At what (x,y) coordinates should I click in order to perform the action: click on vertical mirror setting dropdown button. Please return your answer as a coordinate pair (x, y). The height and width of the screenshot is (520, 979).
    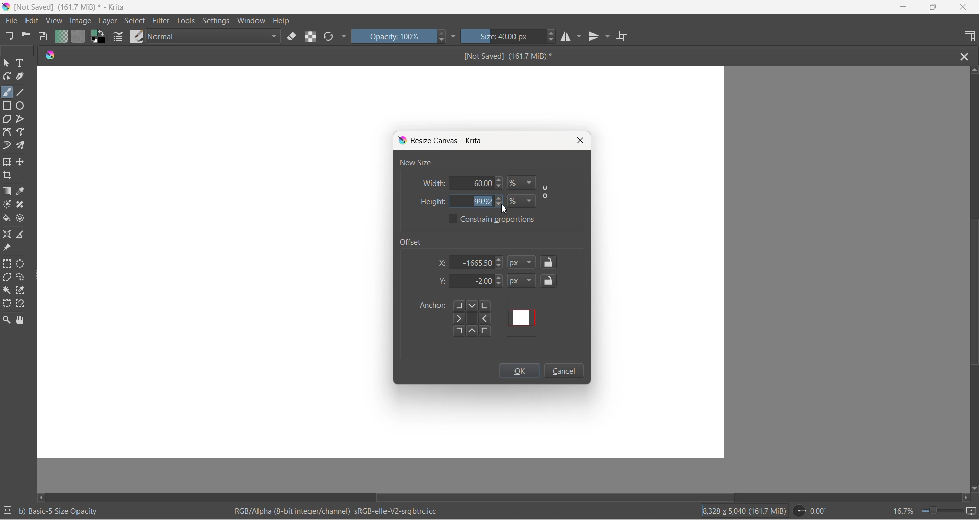
    Looking at the image, I should click on (608, 38).